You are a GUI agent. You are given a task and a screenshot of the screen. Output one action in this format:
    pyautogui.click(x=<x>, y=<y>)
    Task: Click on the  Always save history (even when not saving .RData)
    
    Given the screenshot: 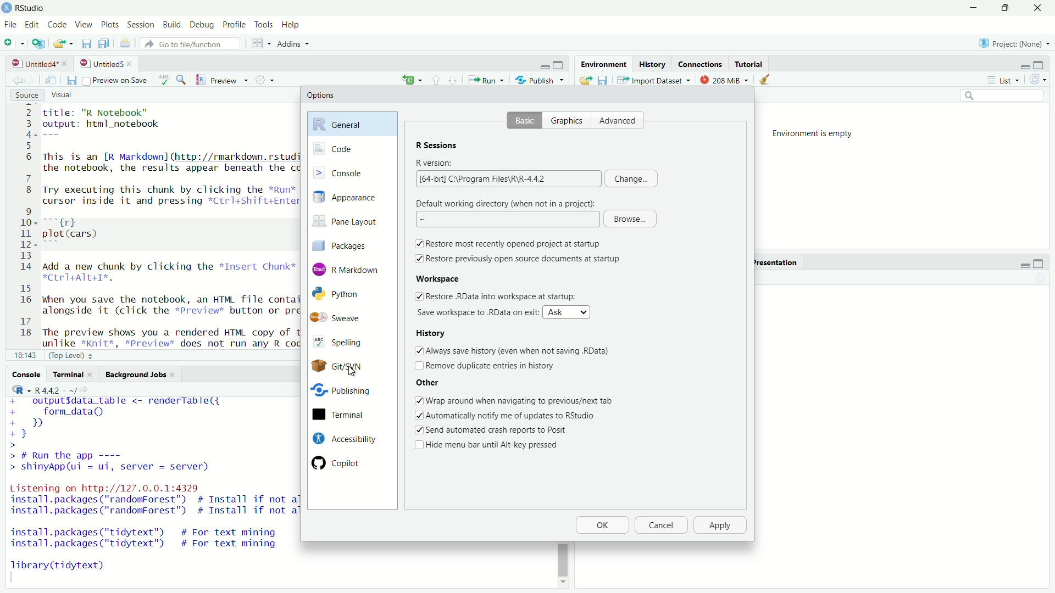 What is the action you would take?
    pyautogui.click(x=520, y=349)
    